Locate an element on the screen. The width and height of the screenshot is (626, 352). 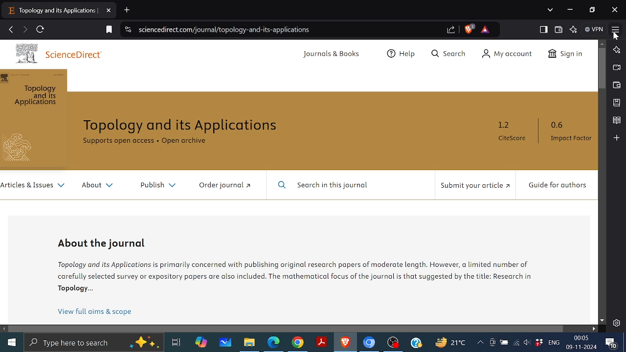
bookmark this page is located at coordinates (109, 29).